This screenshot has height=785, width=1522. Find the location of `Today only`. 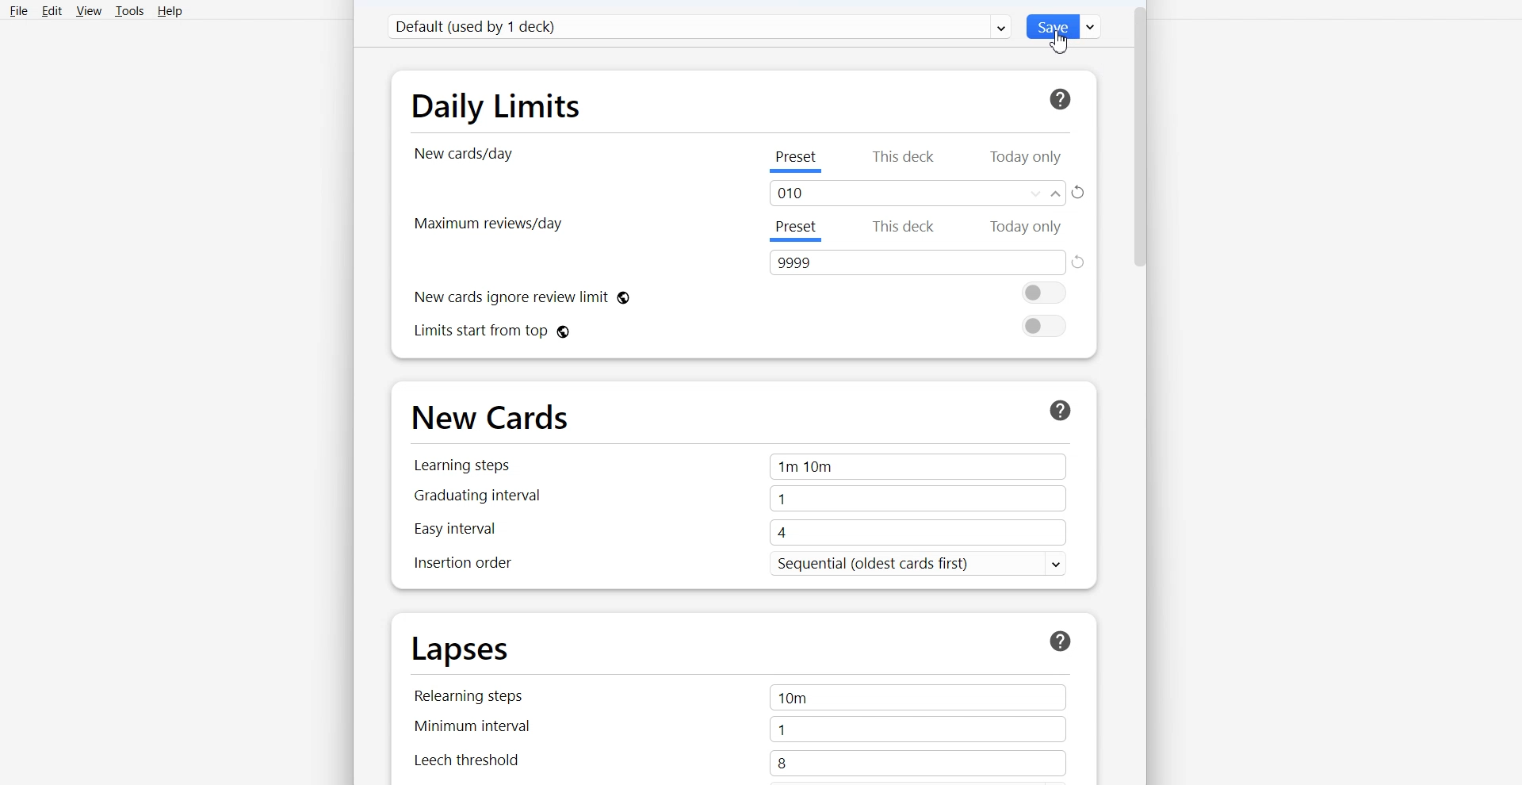

Today only is located at coordinates (1028, 227).